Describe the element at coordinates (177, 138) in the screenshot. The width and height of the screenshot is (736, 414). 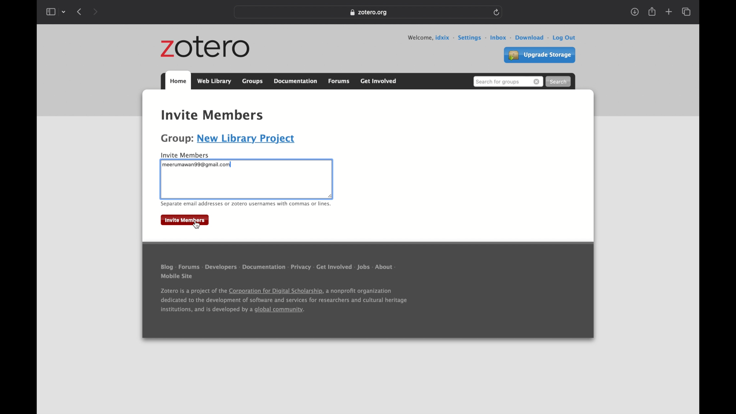
I see `Group:` at that location.